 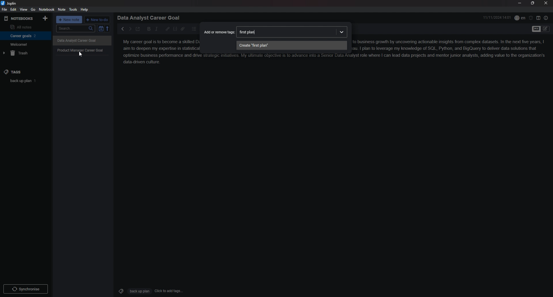 What do you see at coordinates (175, 29) in the screenshot?
I see `code` at bounding box center [175, 29].